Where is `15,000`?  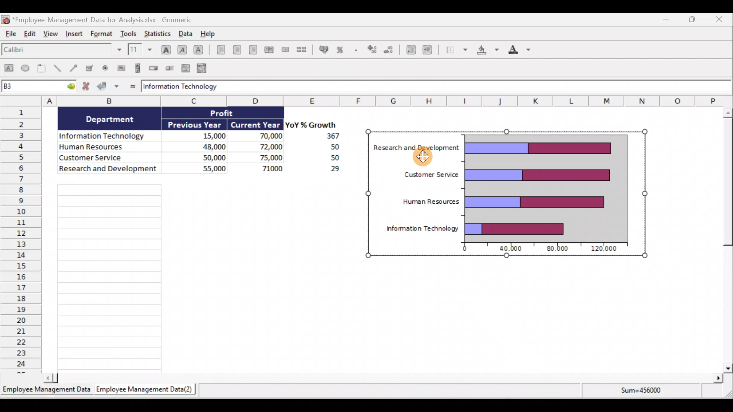 15,000 is located at coordinates (208, 135).